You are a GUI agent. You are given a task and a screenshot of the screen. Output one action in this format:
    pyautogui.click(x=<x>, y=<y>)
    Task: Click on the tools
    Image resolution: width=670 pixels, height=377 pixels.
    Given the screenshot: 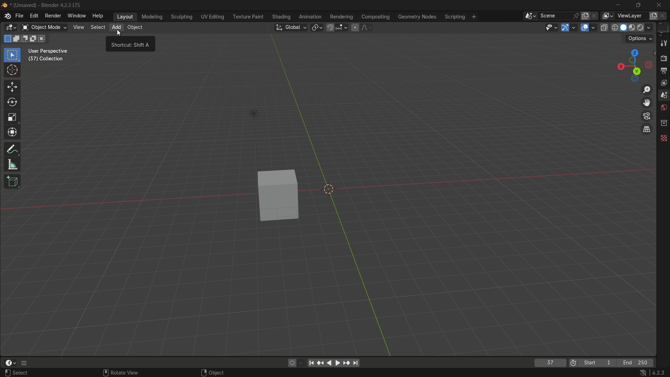 What is the action you would take?
    pyautogui.click(x=663, y=43)
    